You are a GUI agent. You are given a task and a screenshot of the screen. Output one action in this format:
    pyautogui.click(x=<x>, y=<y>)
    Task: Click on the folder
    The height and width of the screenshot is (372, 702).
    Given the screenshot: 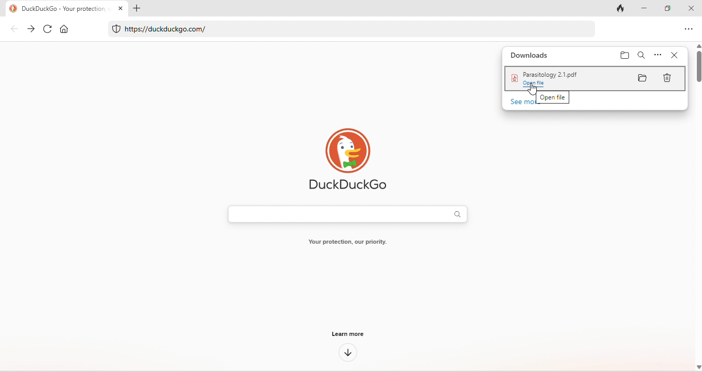 What is the action you would take?
    pyautogui.click(x=643, y=79)
    